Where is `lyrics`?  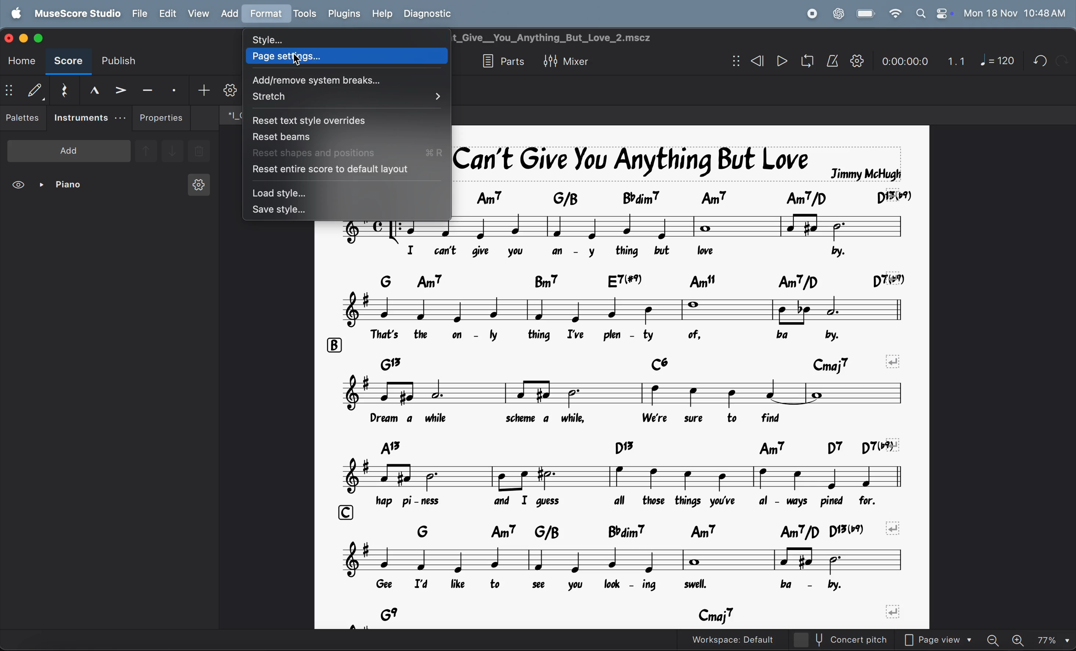 lyrics is located at coordinates (607, 587).